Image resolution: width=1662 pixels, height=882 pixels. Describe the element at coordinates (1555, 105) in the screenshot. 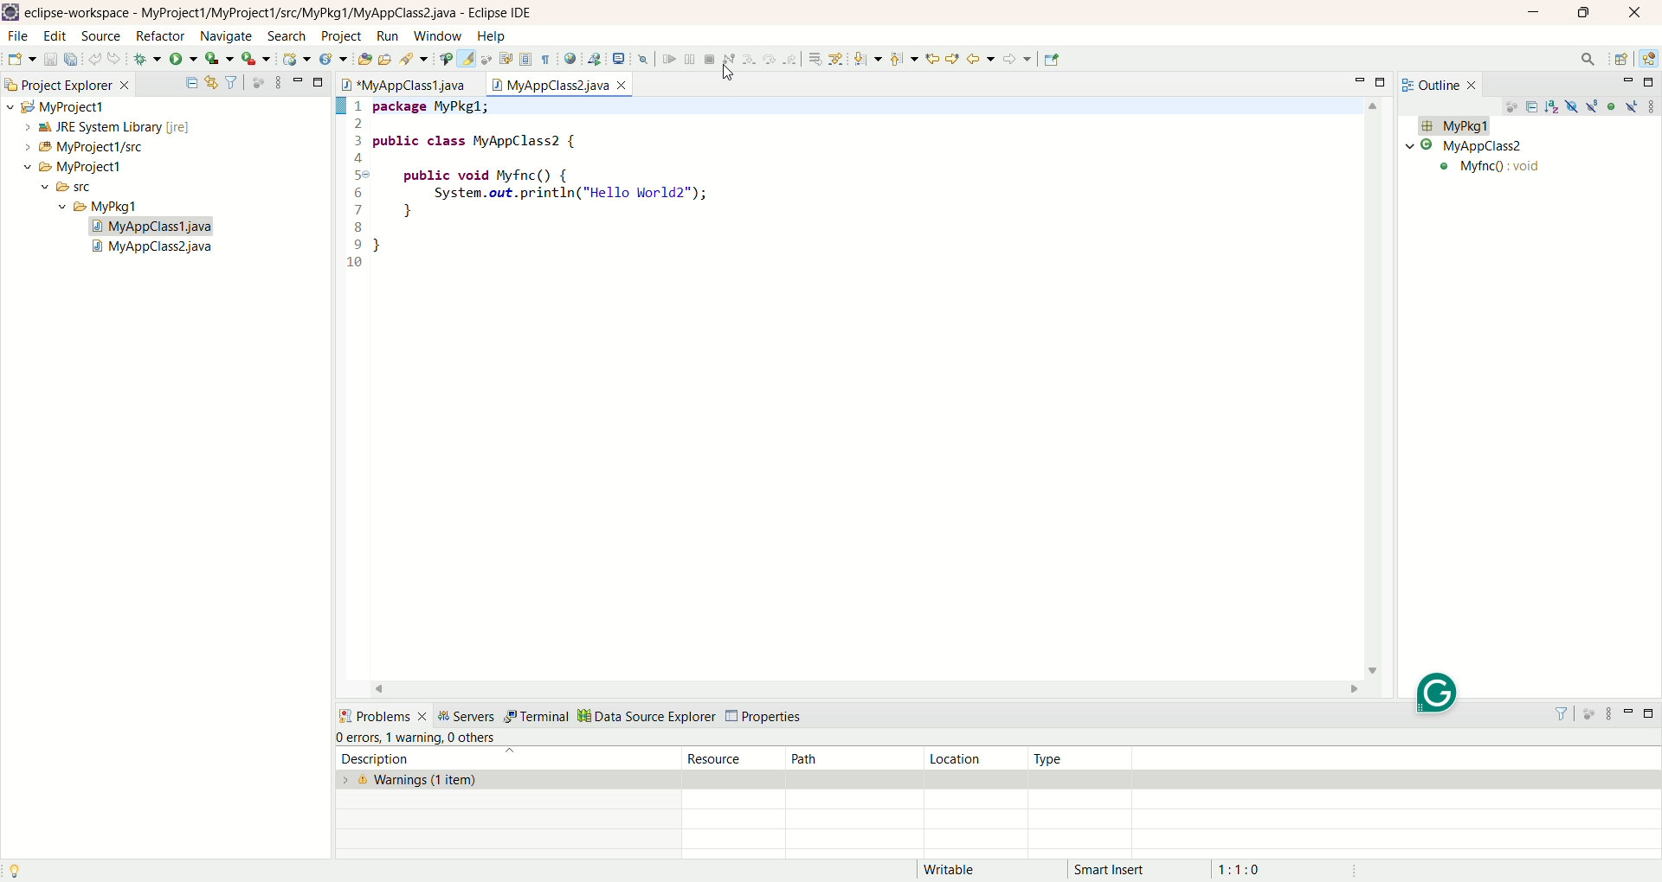

I see `sort` at that location.